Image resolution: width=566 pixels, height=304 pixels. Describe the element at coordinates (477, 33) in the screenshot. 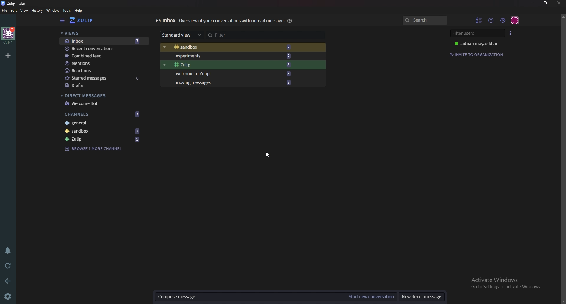

I see `Filter users` at that location.